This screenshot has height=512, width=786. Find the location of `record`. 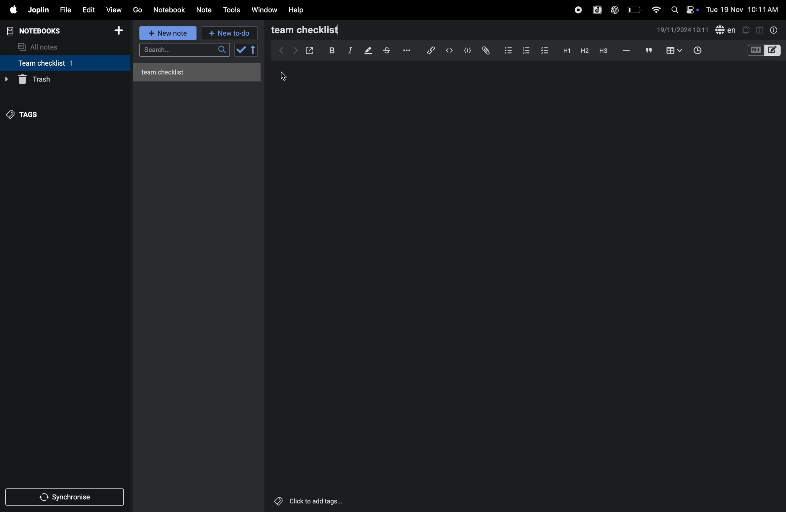

record is located at coordinates (576, 10).